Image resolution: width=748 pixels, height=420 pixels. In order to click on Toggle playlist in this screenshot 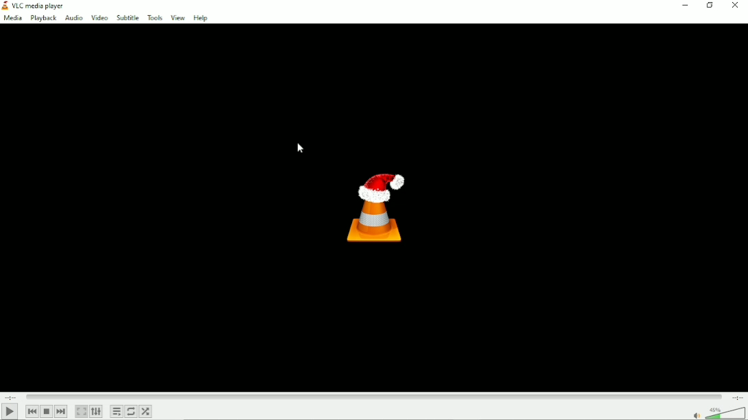, I will do `click(116, 412)`.